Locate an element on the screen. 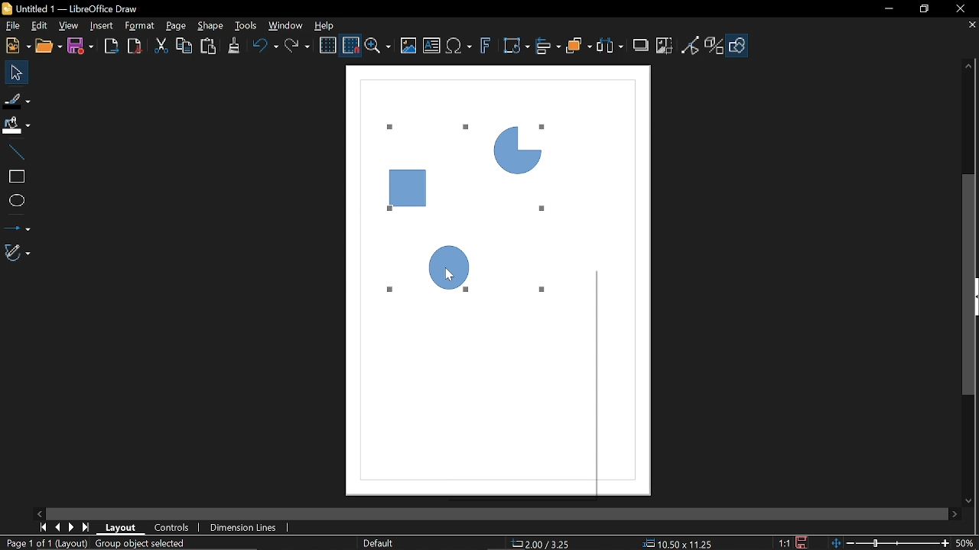 The width and height of the screenshot is (979, 550). Position  is located at coordinates (545, 543).